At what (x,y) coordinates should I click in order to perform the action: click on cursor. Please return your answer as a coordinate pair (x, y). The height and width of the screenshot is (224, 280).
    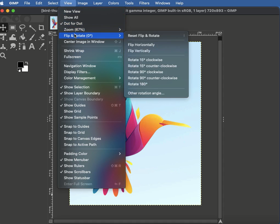
    Looking at the image, I should click on (77, 37).